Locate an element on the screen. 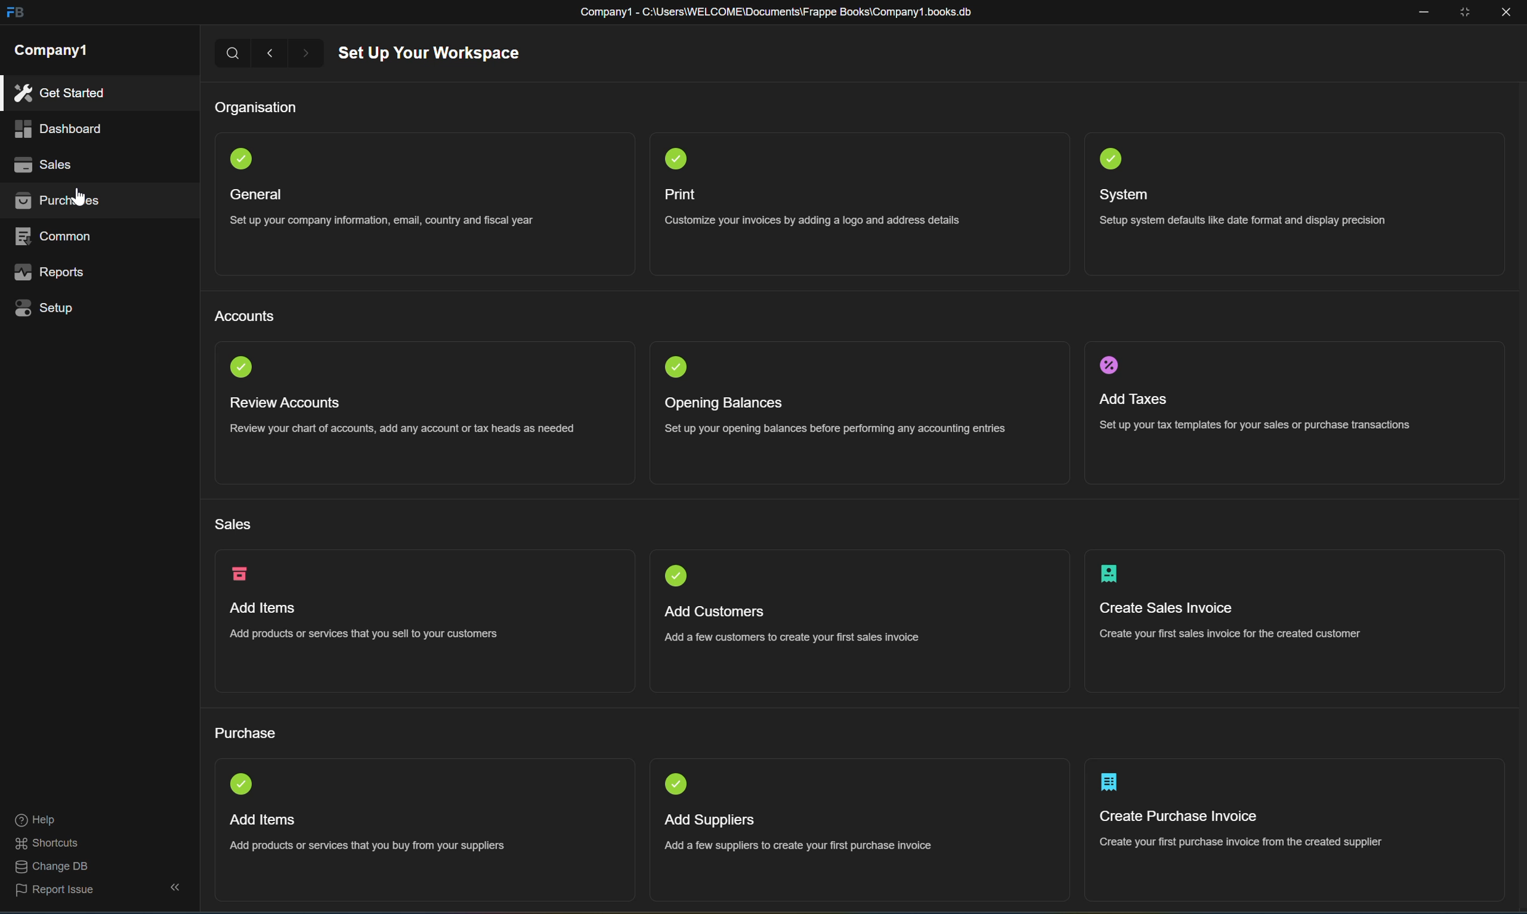 The image size is (1527, 914). help is located at coordinates (34, 821).